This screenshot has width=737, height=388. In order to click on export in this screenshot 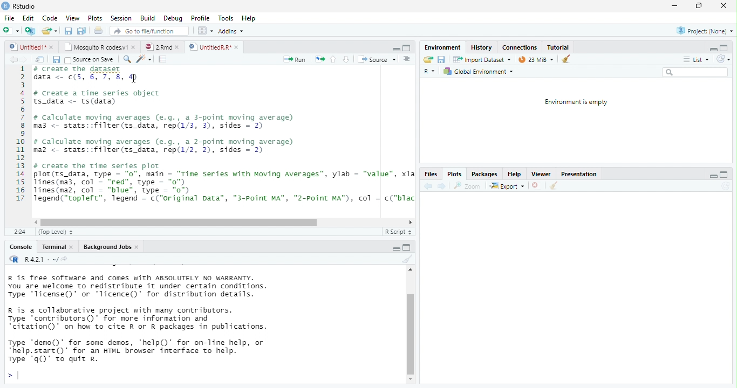, I will do `click(507, 186)`.